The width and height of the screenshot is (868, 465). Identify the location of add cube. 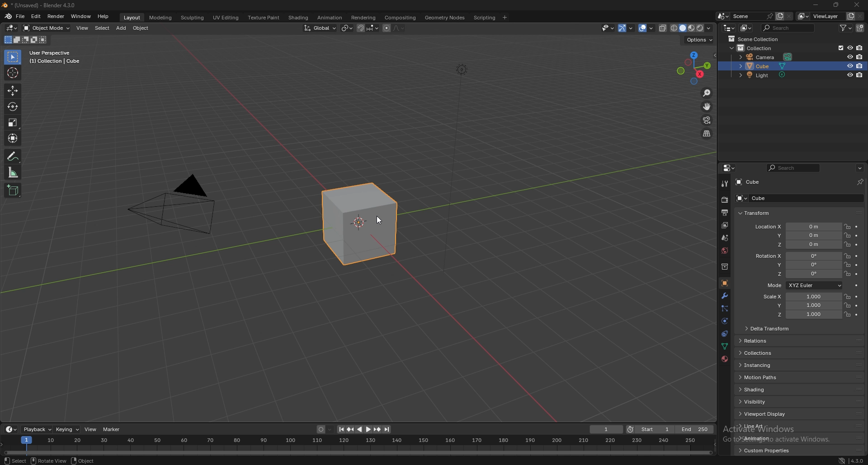
(14, 191).